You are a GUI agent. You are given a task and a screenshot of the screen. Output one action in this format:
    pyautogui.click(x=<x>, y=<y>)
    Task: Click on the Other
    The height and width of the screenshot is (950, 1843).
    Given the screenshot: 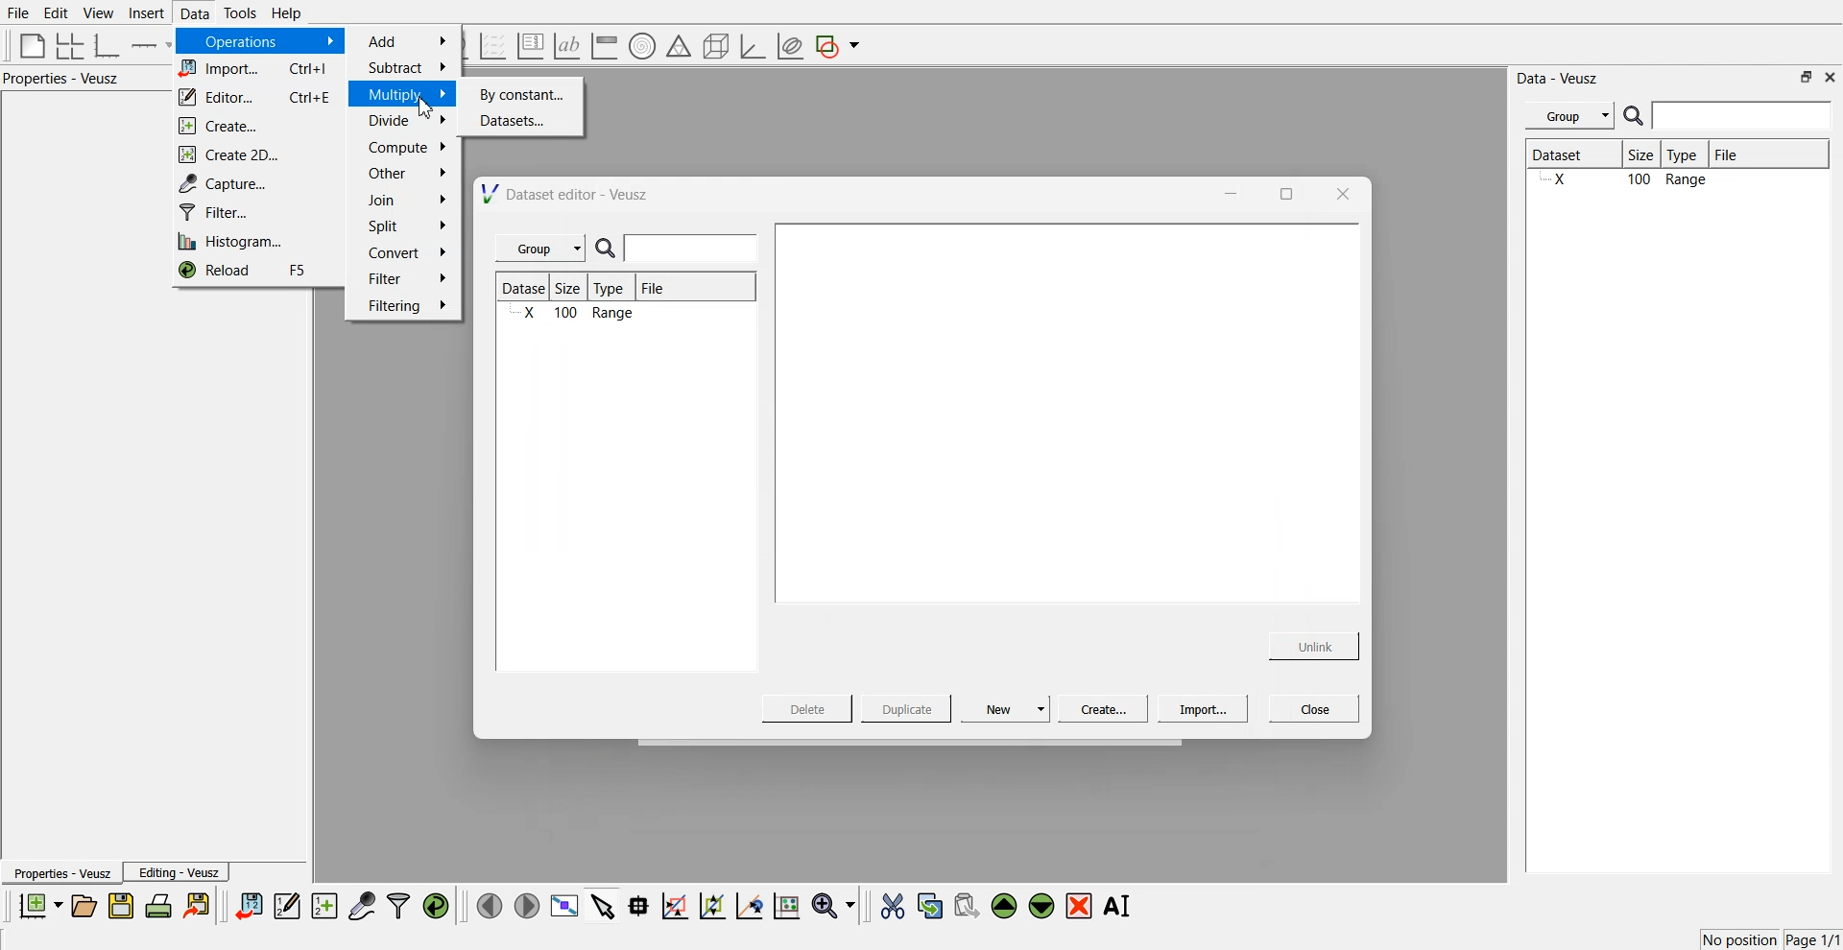 What is the action you would take?
    pyautogui.click(x=407, y=173)
    